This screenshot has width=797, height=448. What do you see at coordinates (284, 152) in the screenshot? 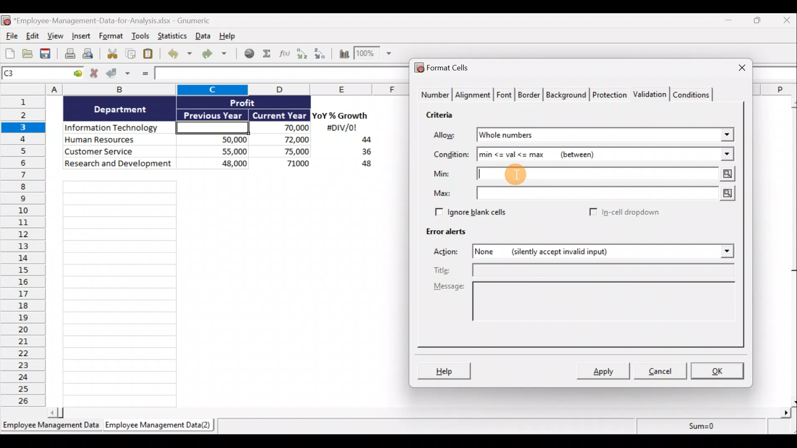
I see `75,000` at bounding box center [284, 152].